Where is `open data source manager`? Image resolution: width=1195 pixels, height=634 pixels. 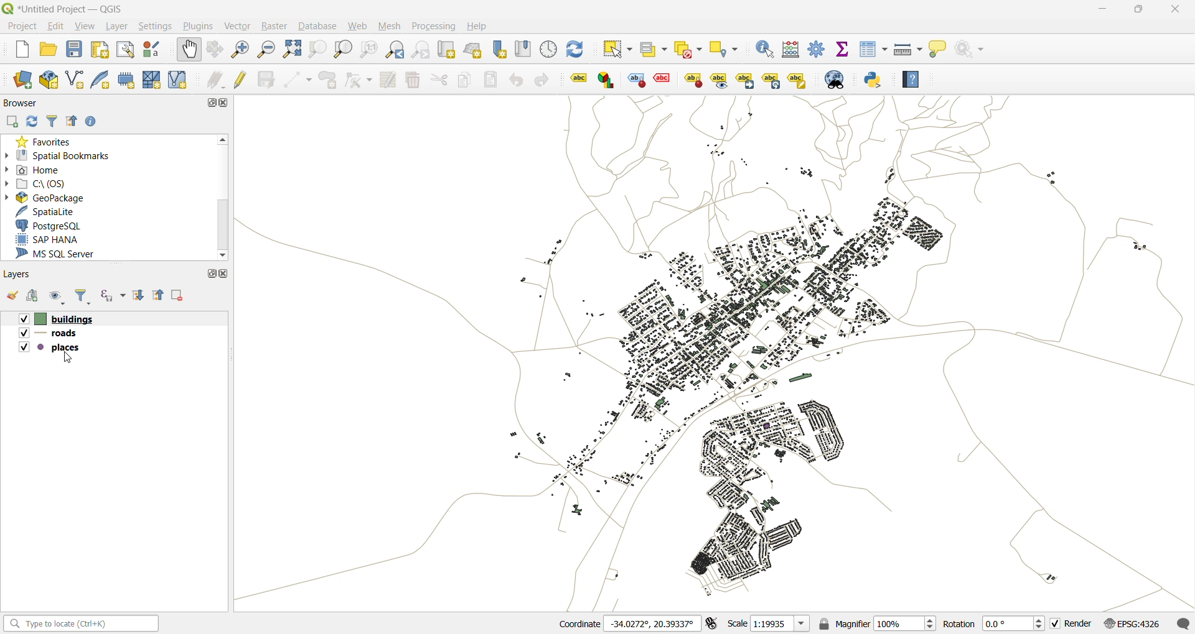 open data source manager is located at coordinates (24, 80).